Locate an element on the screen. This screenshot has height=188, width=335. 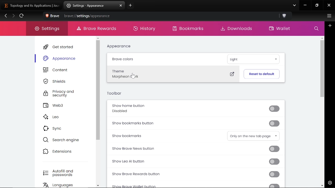
Show brave wallet button is located at coordinates (198, 185).